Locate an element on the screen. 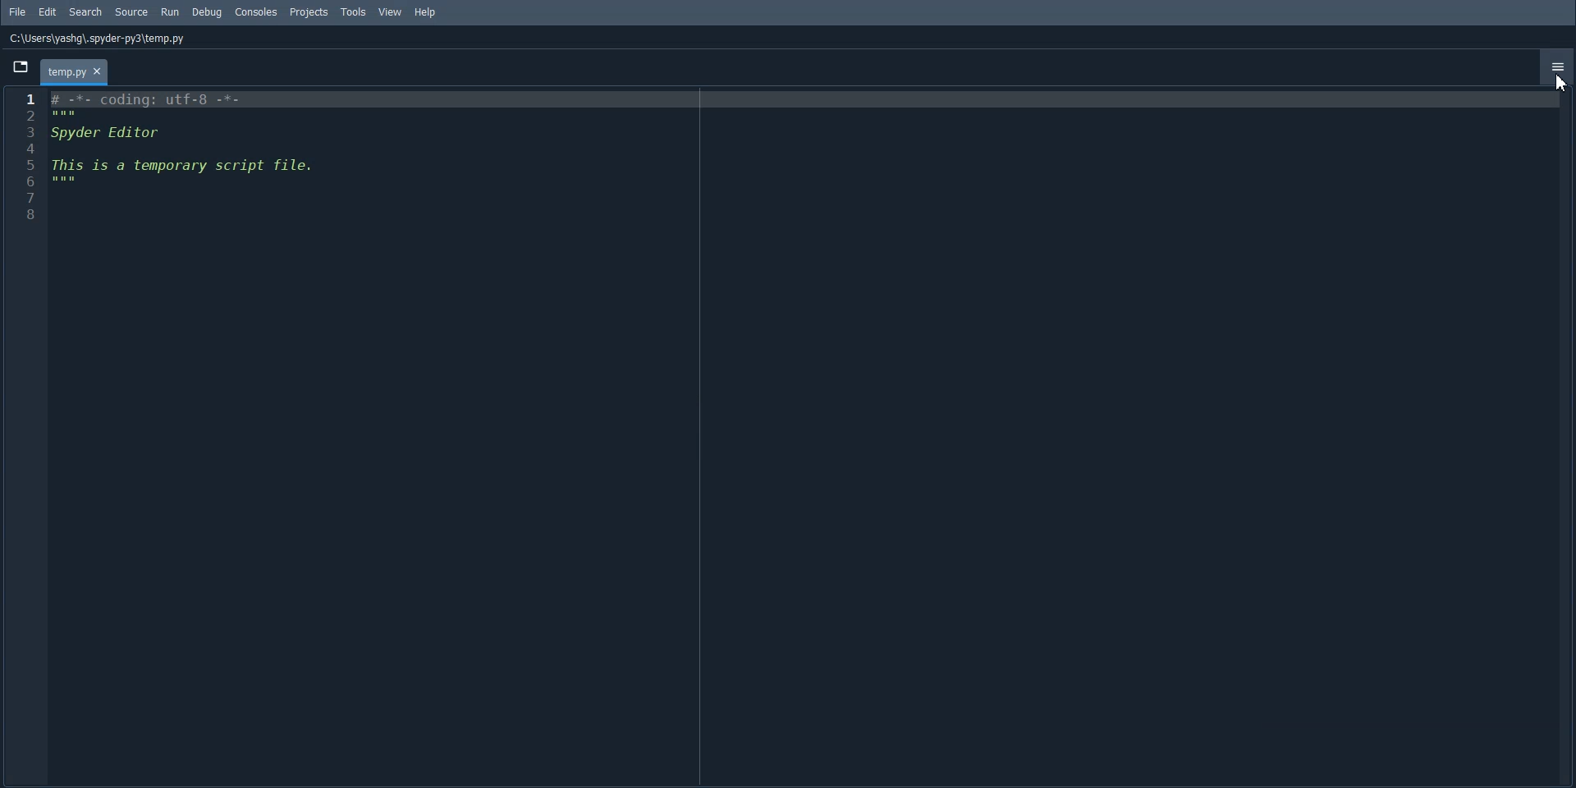  Debug is located at coordinates (207, 12).